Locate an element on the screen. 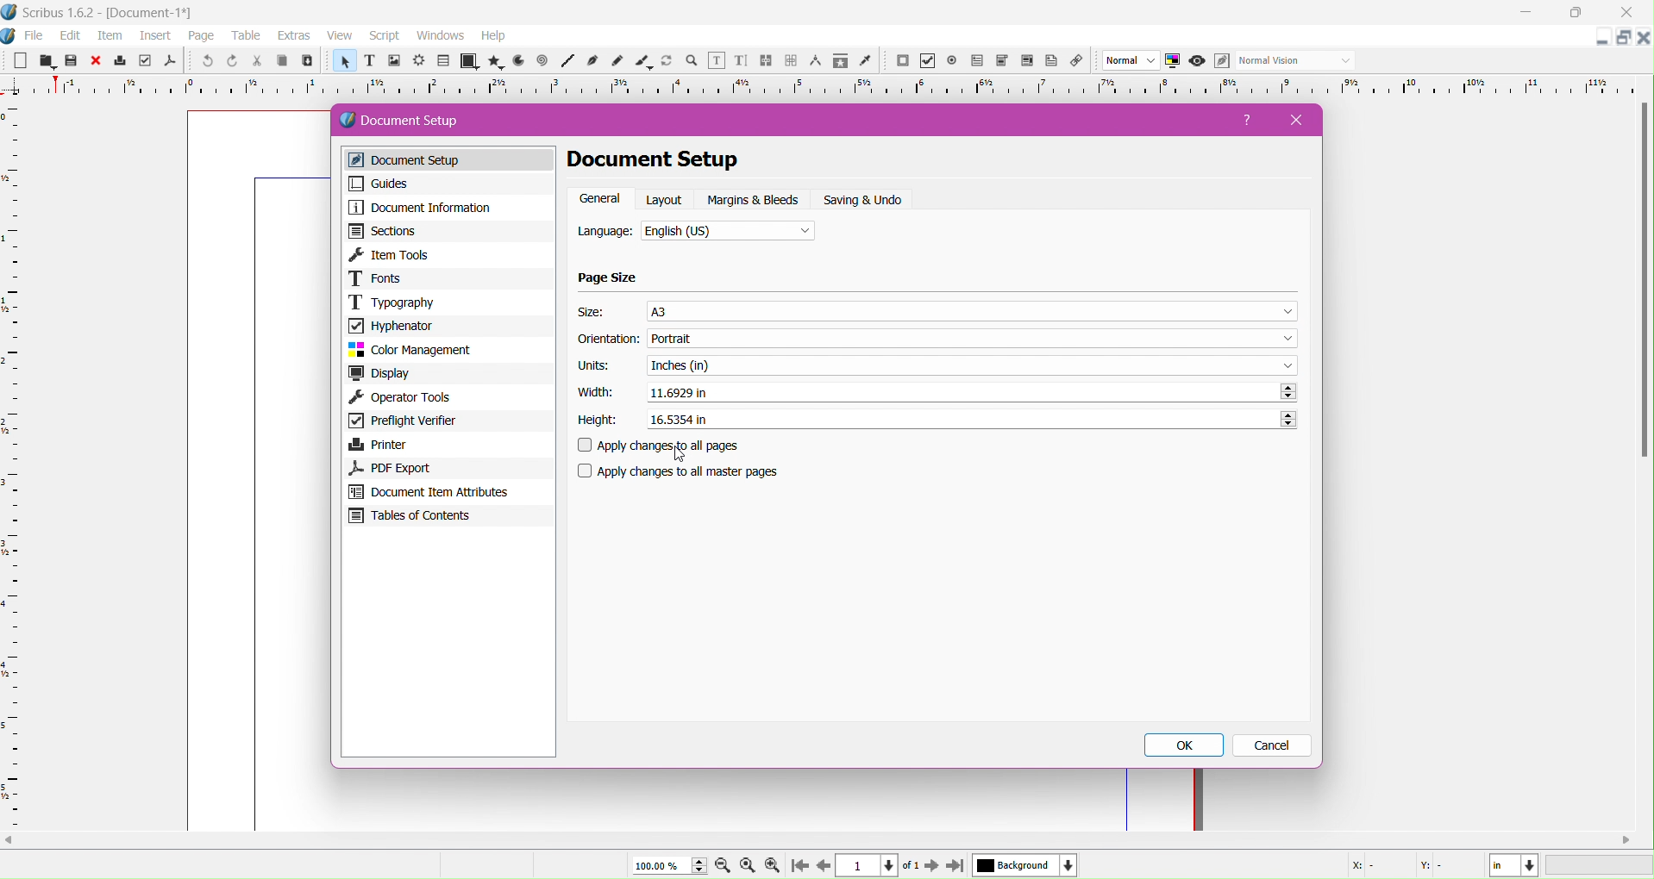 This screenshot has height=879, width=1654. go to last page is located at coordinates (955, 867).